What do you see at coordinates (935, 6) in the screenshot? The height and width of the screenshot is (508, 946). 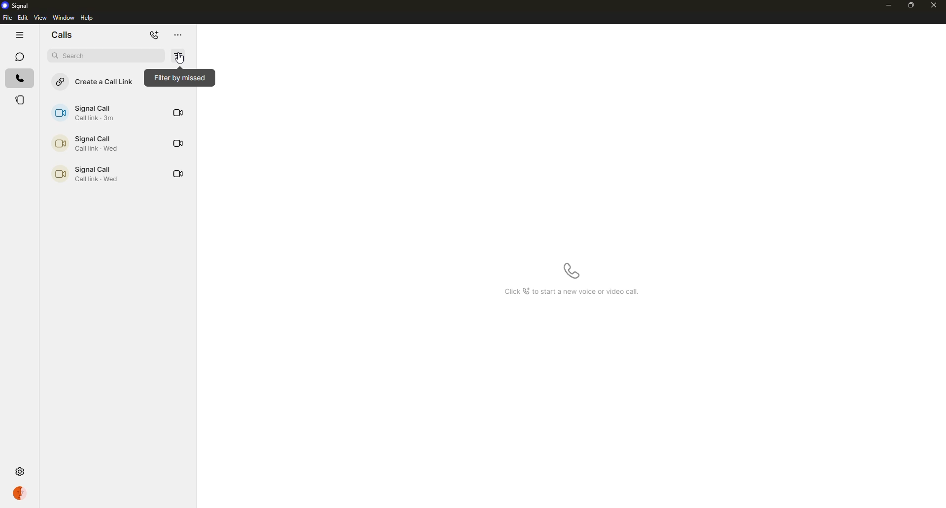 I see `close` at bounding box center [935, 6].